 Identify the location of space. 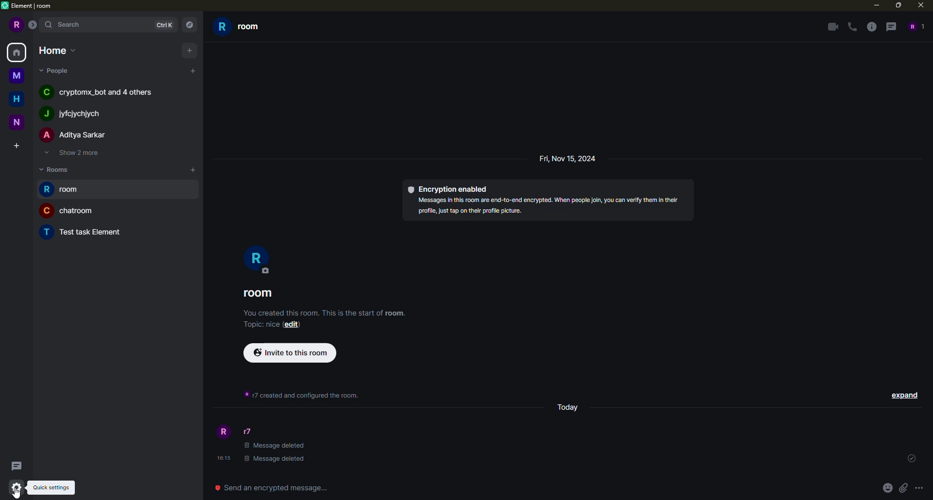
(17, 76).